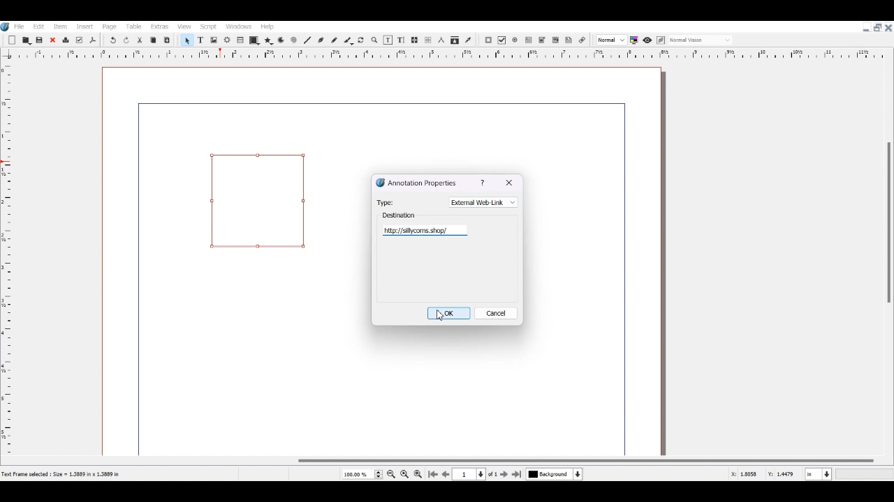  Describe the element at coordinates (228, 40) in the screenshot. I see `Render frame` at that location.